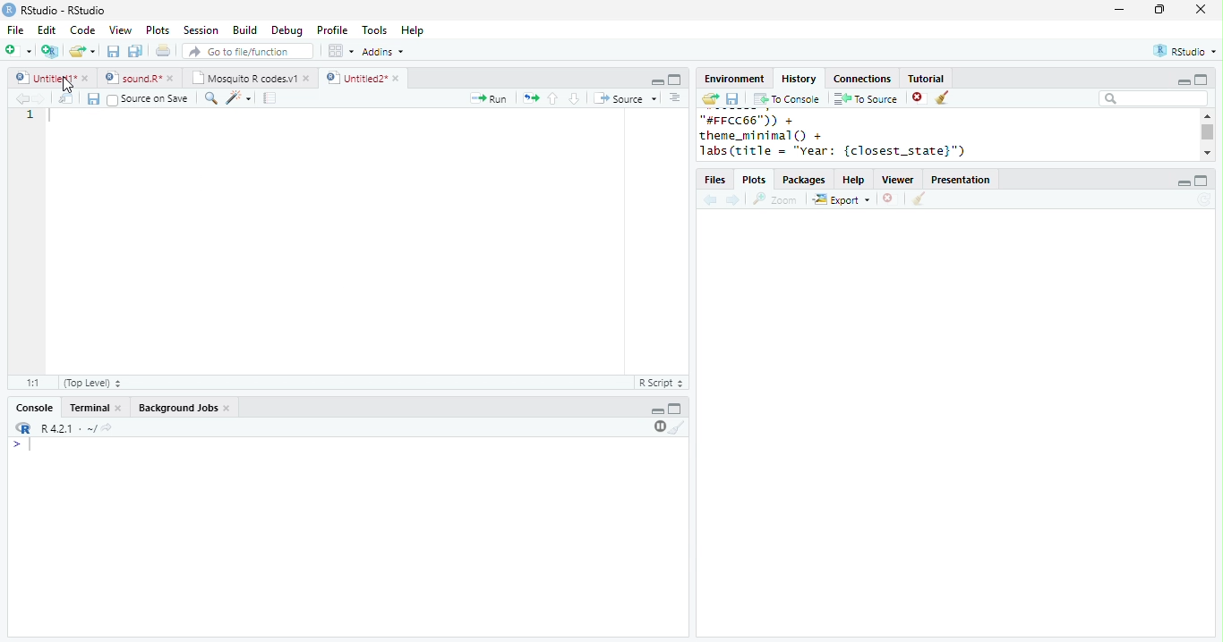  Describe the element at coordinates (1202, 181) in the screenshot. I see `maximize` at that location.